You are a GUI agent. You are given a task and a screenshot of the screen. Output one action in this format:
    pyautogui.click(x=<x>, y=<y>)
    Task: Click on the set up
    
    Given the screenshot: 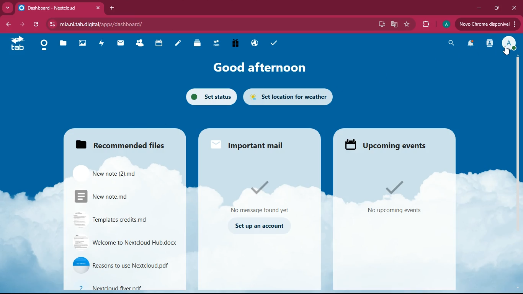 What is the action you would take?
    pyautogui.click(x=260, y=226)
    